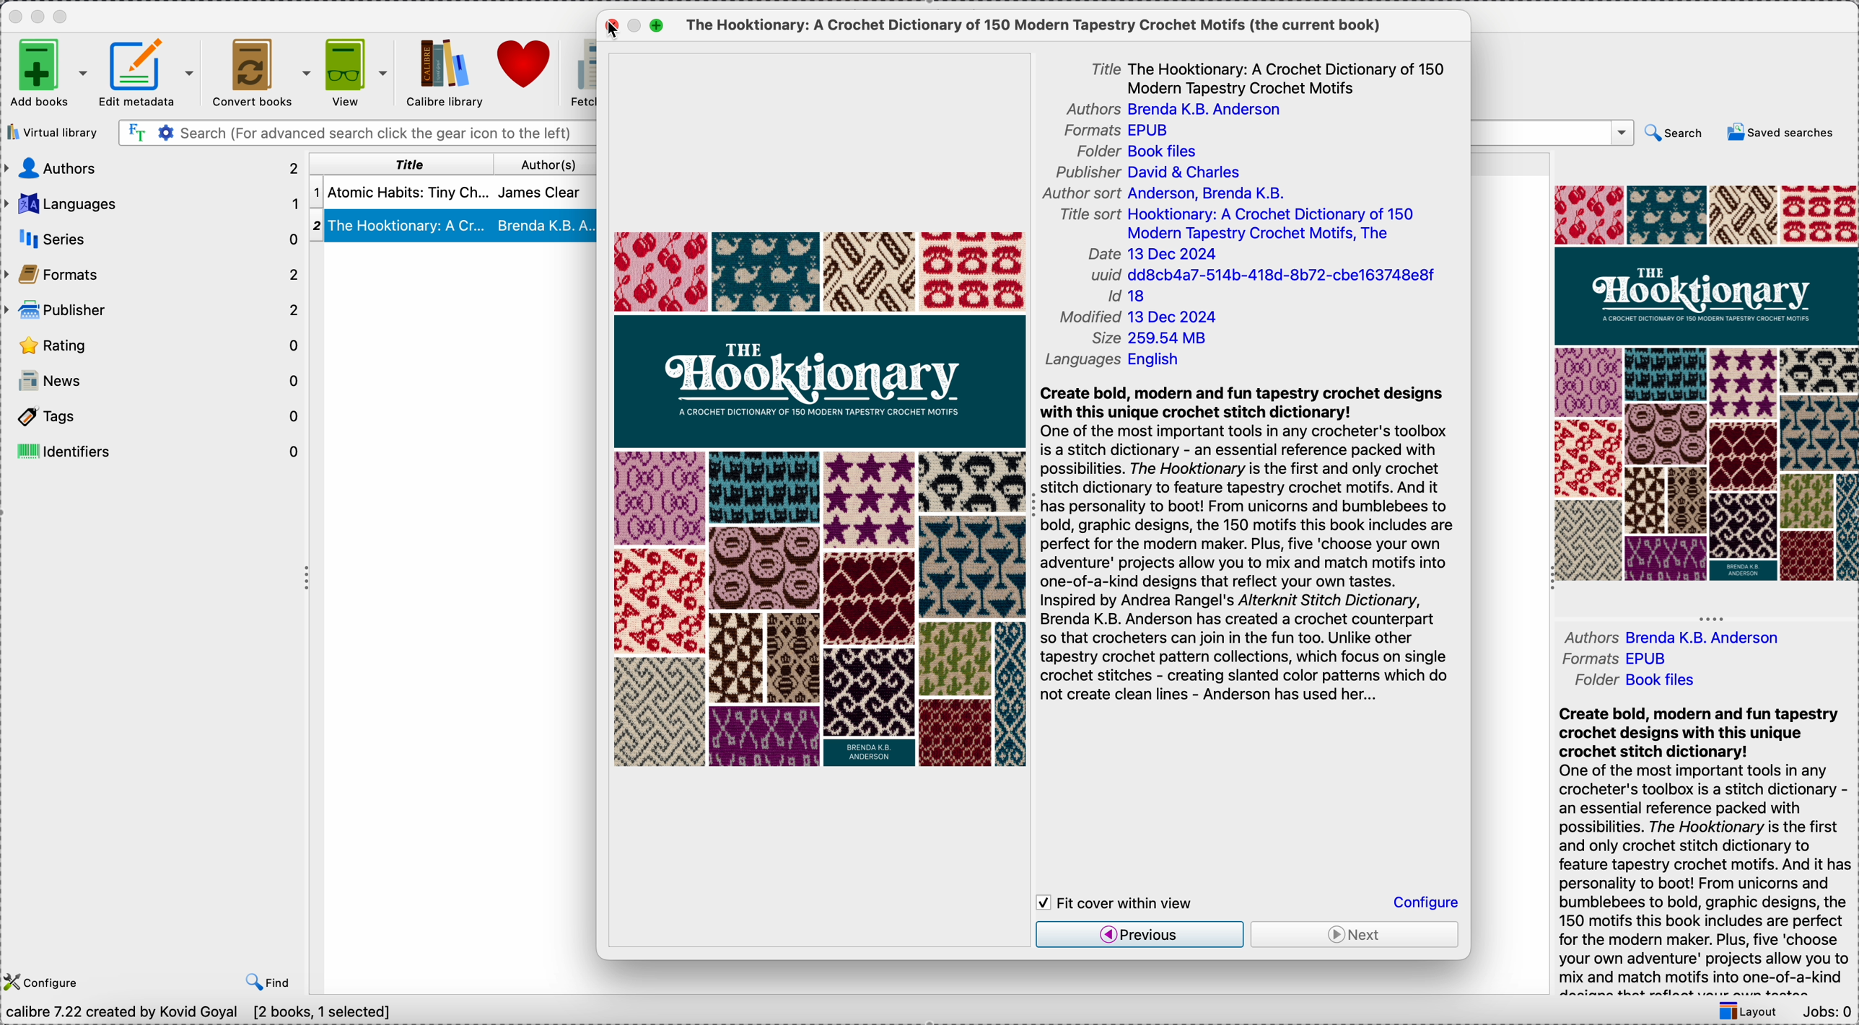  I want to click on synopsis, so click(1702, 848).